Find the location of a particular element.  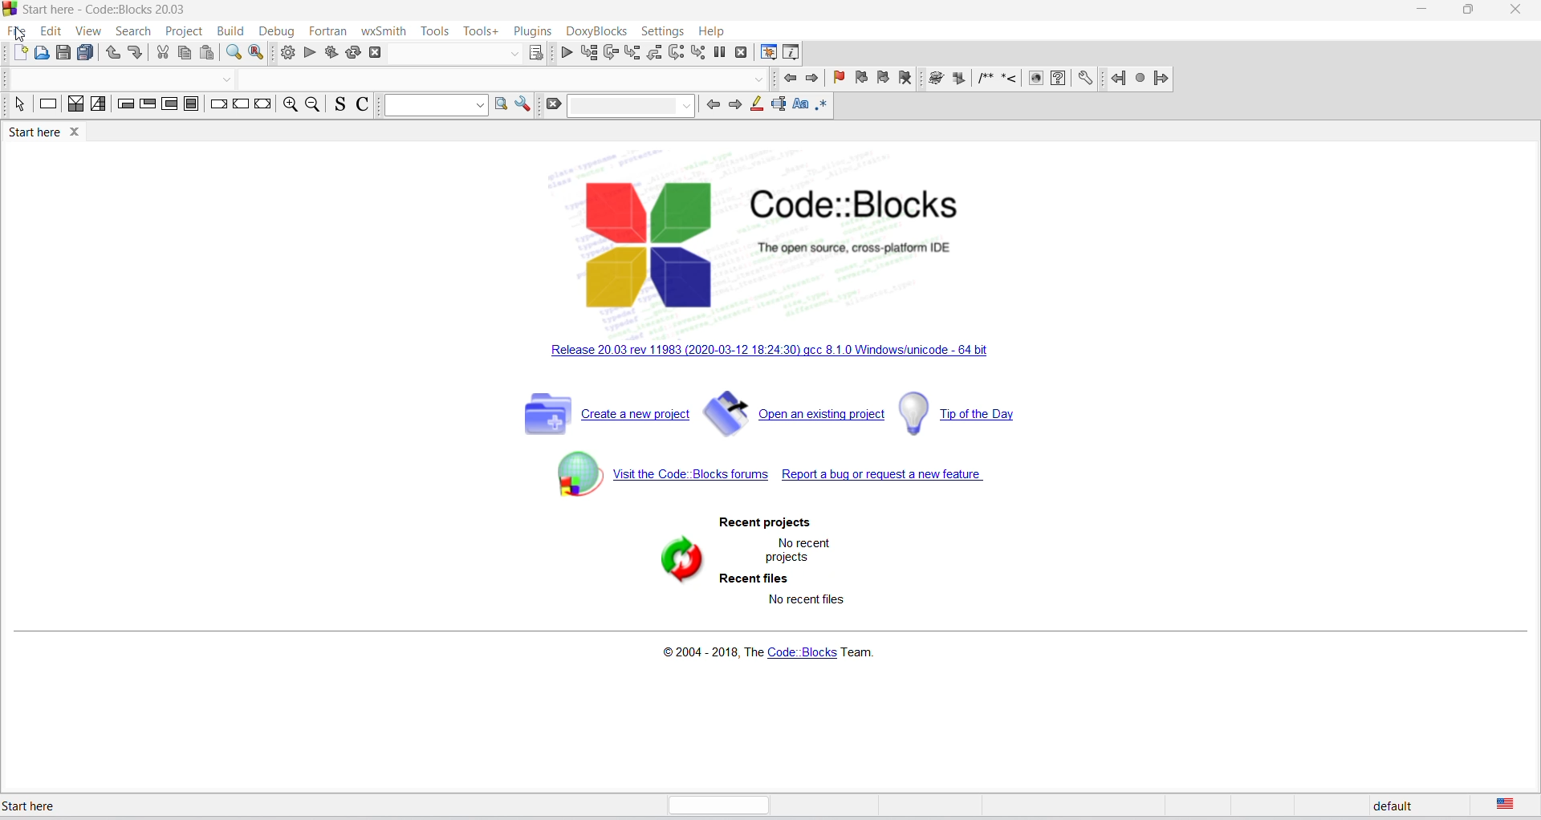

replace is located at coordinates (258, 52).